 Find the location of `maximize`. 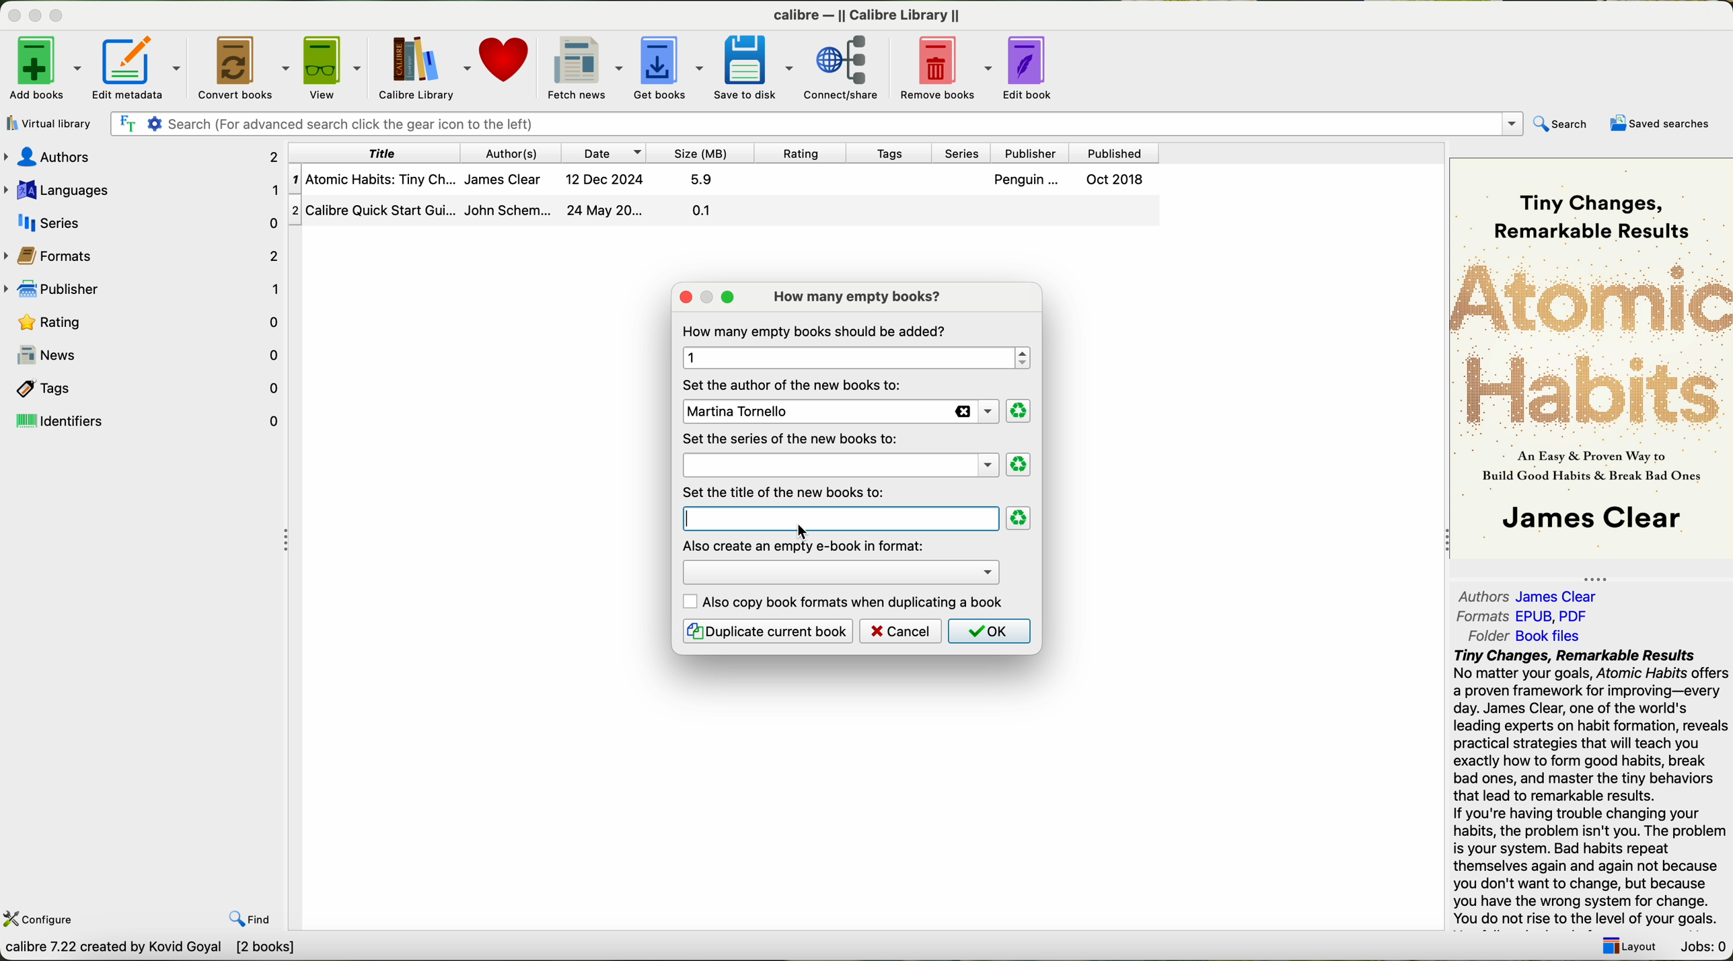

maximize is located at coordinates (59, 14).